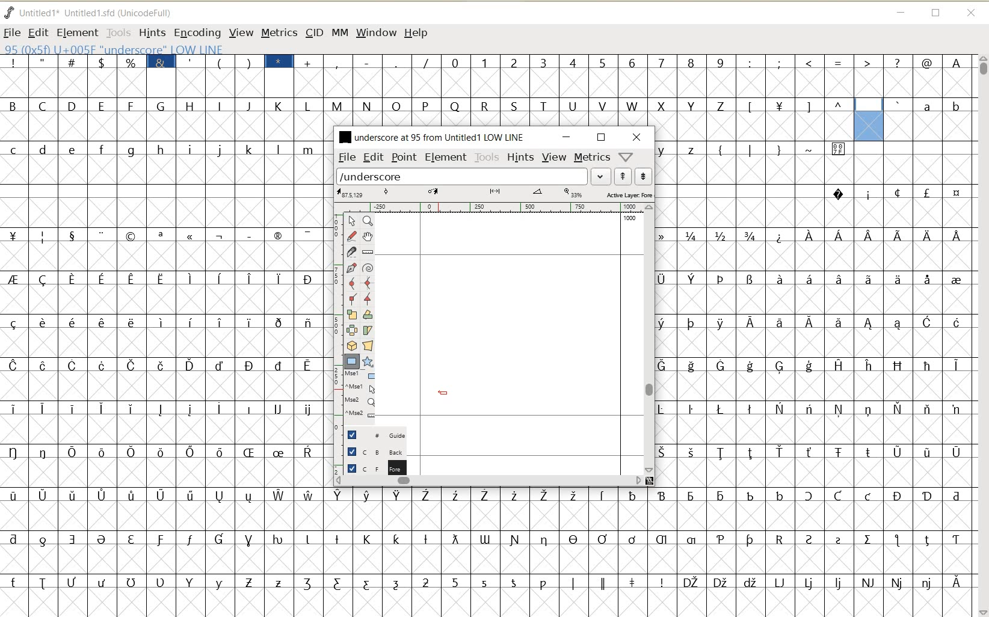 This screenshot has width=989, height=617. Describe the element at coordinates (239, 32) in the screenshot. I see `VIEW` at that location.